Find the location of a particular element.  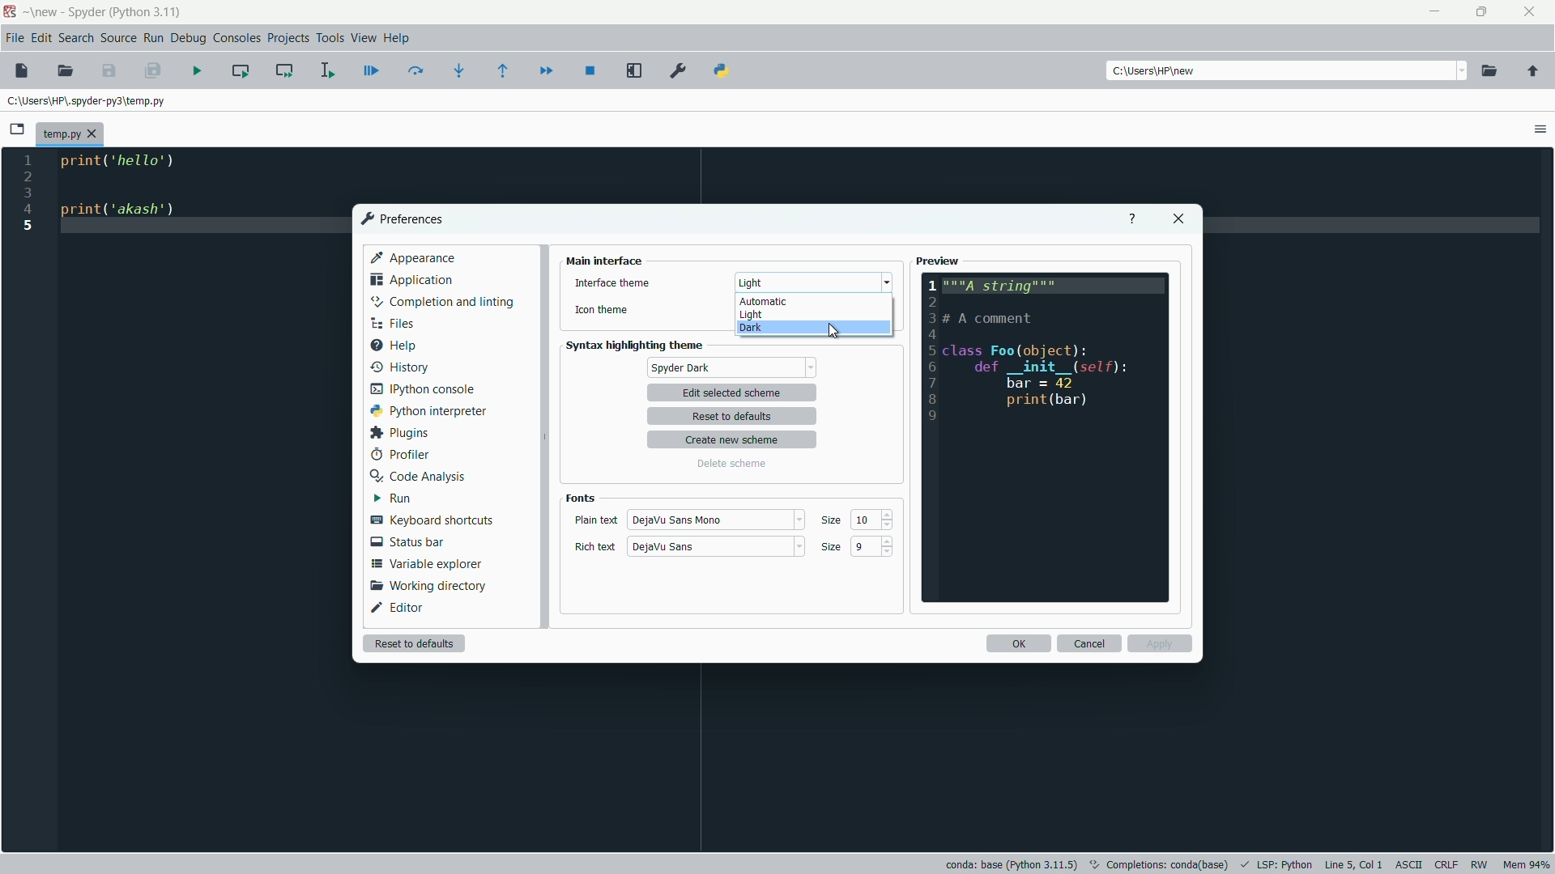

run current cell and go to the next one is located at coordinates (283, 70).